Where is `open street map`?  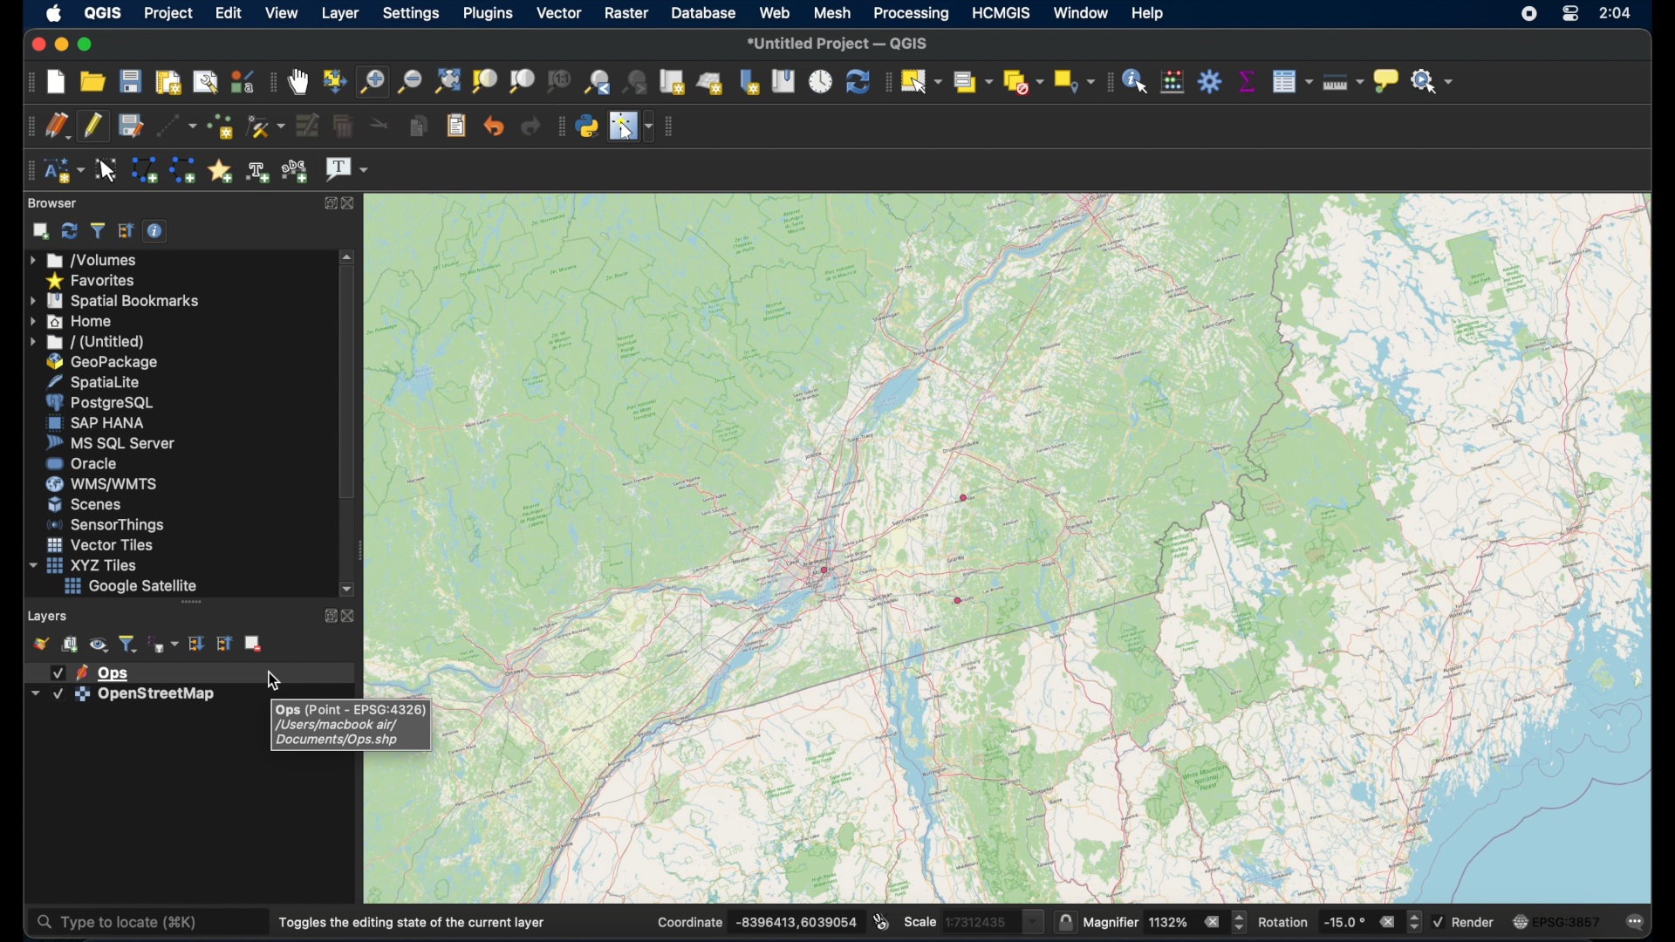
open street map is located at coordinates (818, 598).